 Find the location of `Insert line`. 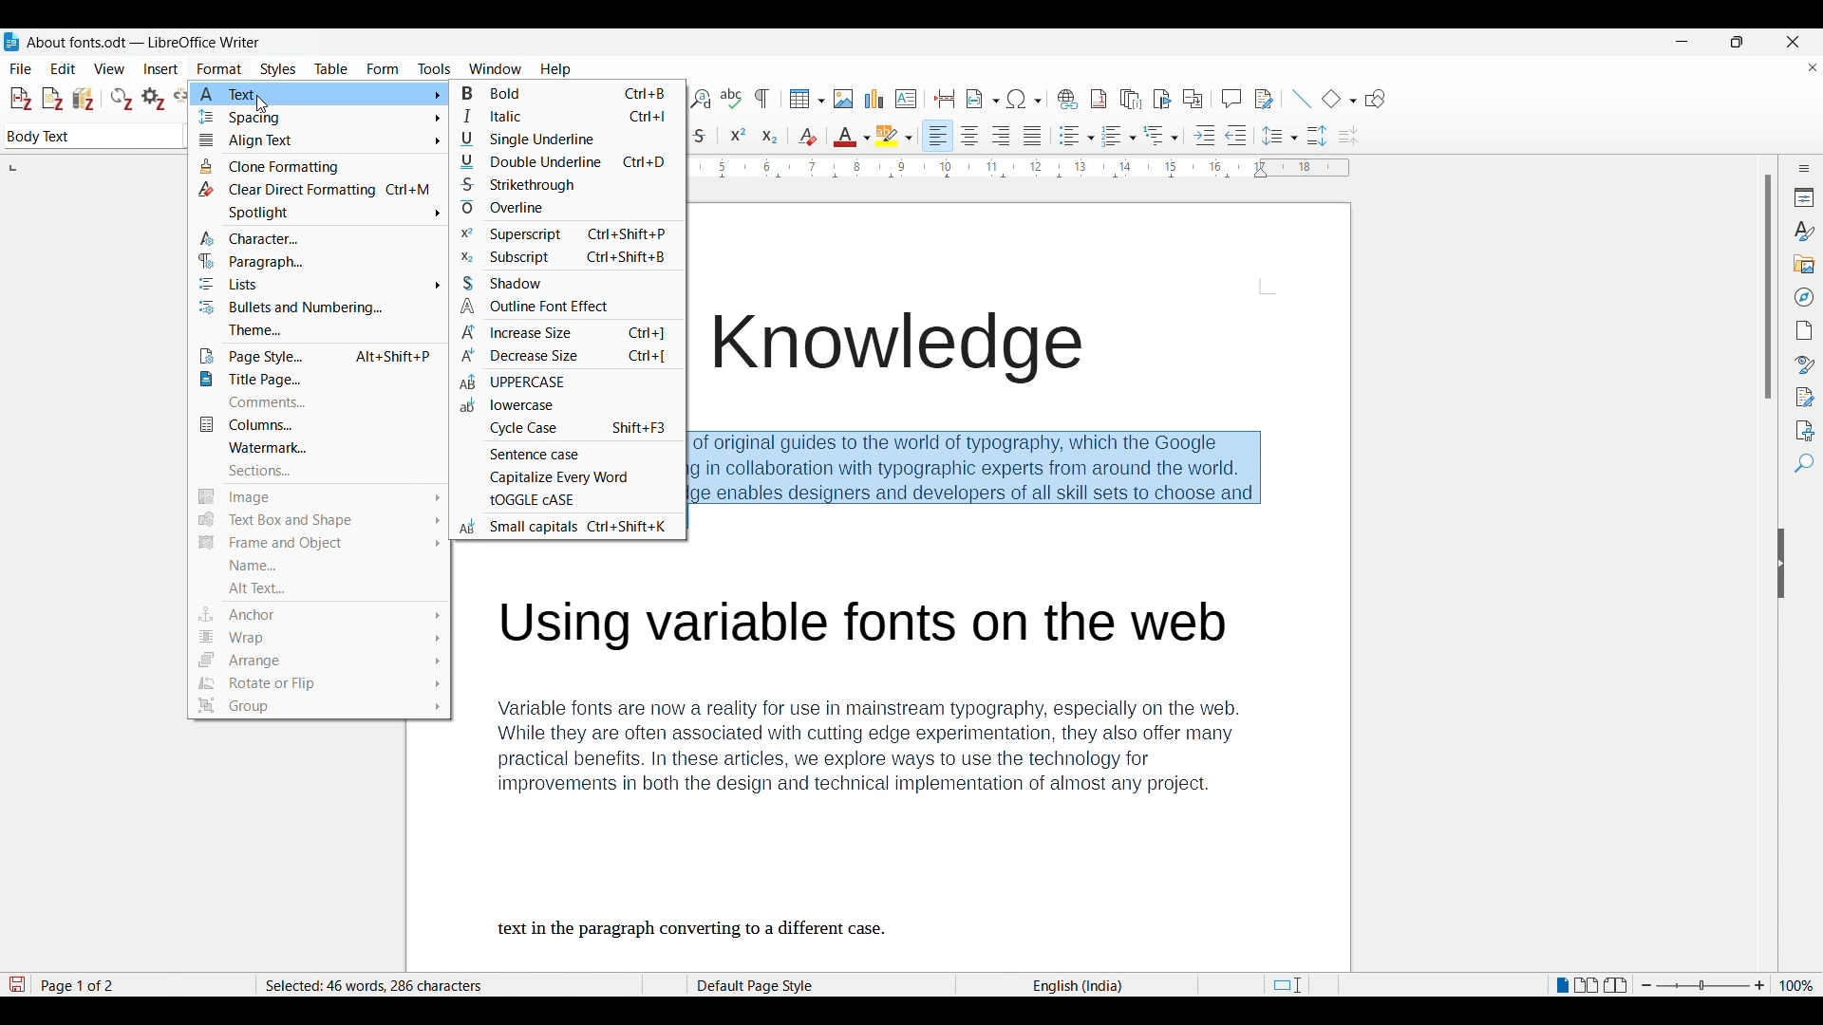

Insert line is located at coordinates (1301, 99).